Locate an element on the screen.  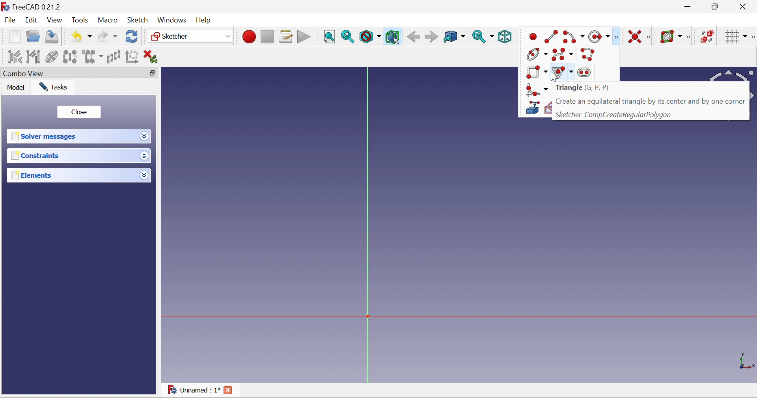
Macro recording is located at coordinates (248, 36).